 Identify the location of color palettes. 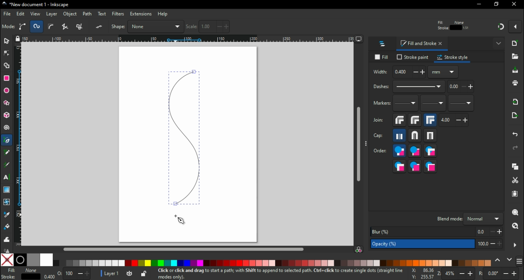
(520, 260).